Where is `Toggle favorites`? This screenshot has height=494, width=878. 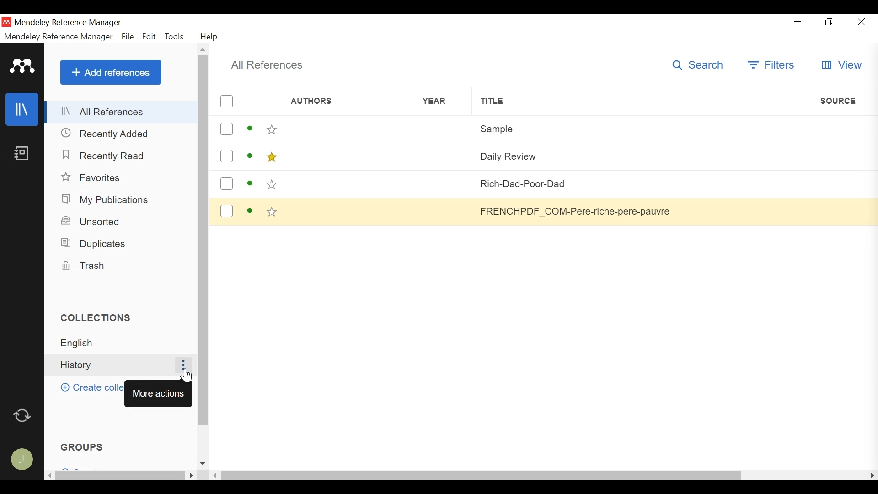
Toggle favorites is located at coordinates (273, 213).